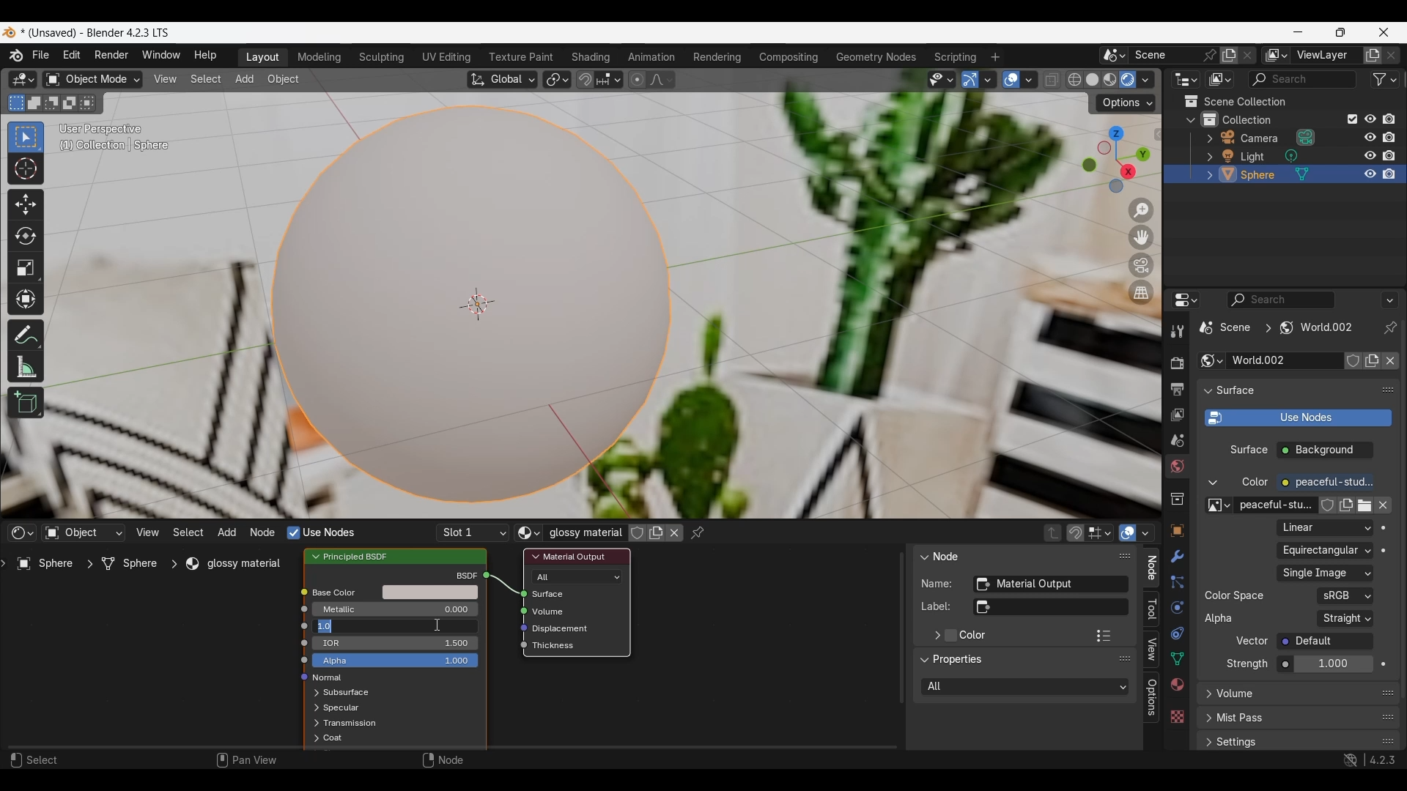  What do you see at coordinates (1209, 119) in the screenshot?
I see `Collections` at bounding box center [1209, 119].